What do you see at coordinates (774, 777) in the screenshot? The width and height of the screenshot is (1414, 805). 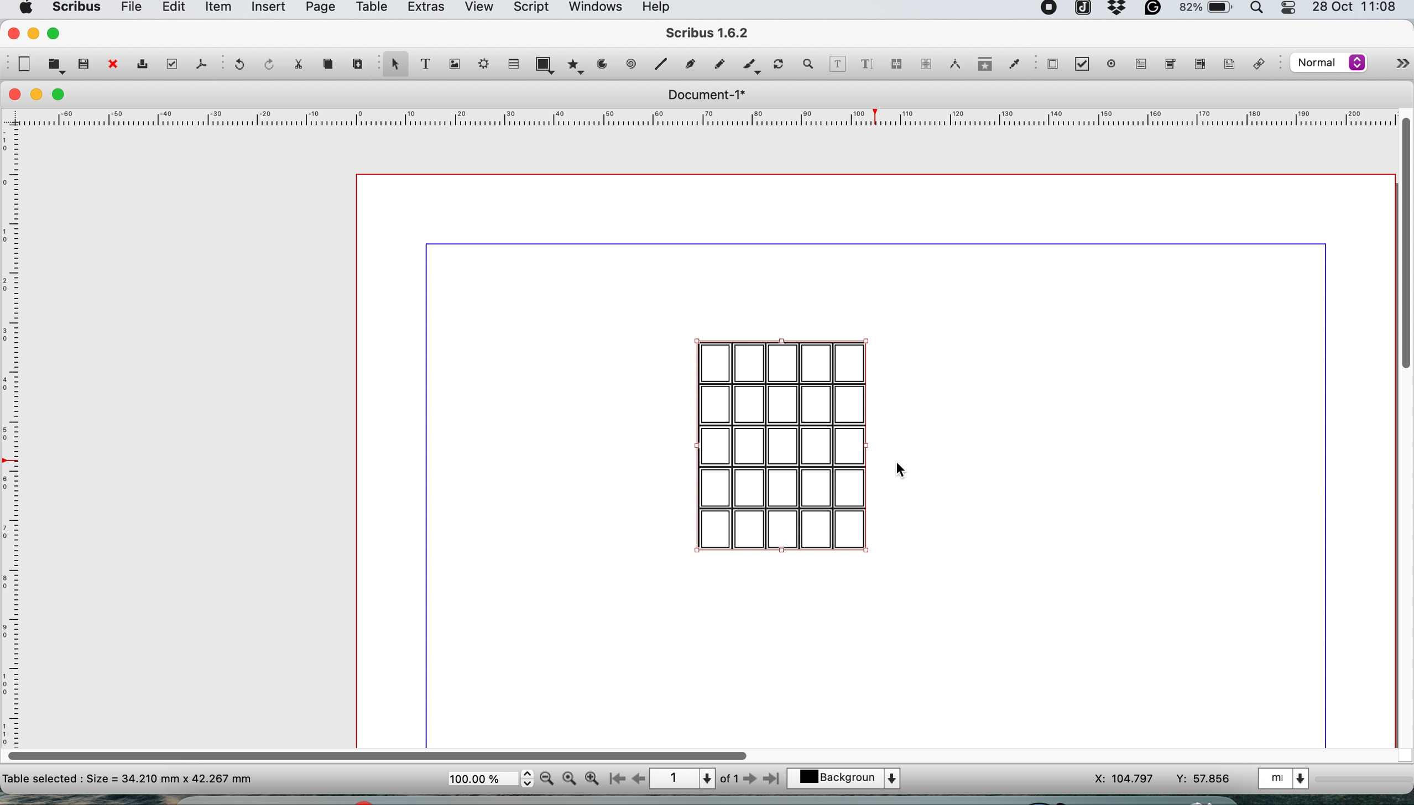 I see `go to last page` at bounding box center [774, 777].